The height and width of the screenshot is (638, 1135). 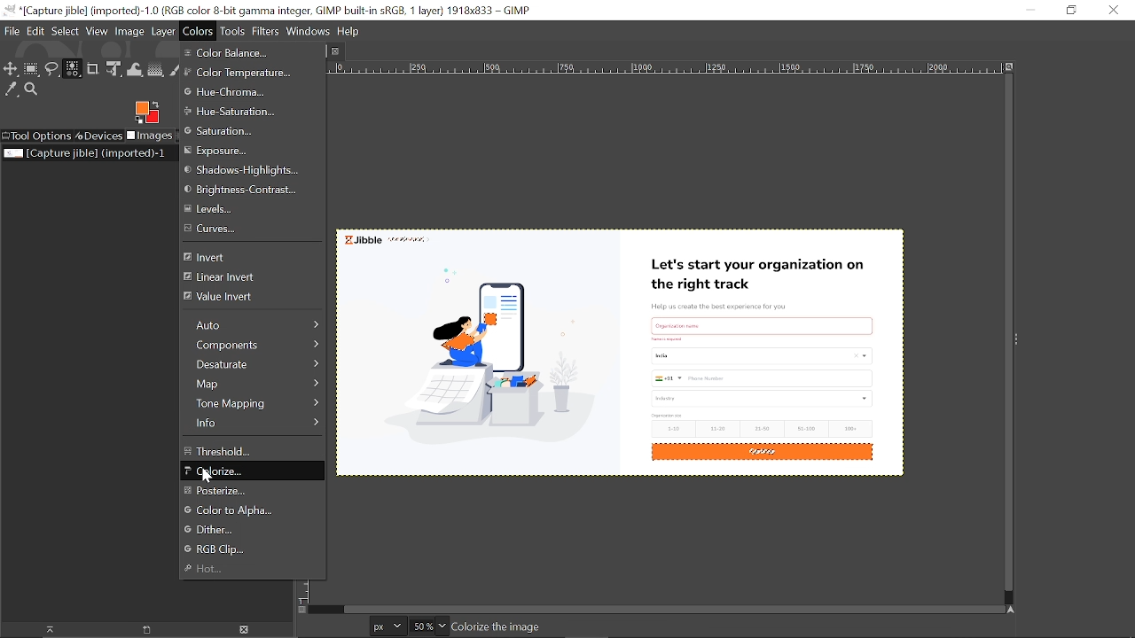 What do you see at coordinates (36, 30) in the screenshot?
I see `Edit` at bounding box center [36, 30].